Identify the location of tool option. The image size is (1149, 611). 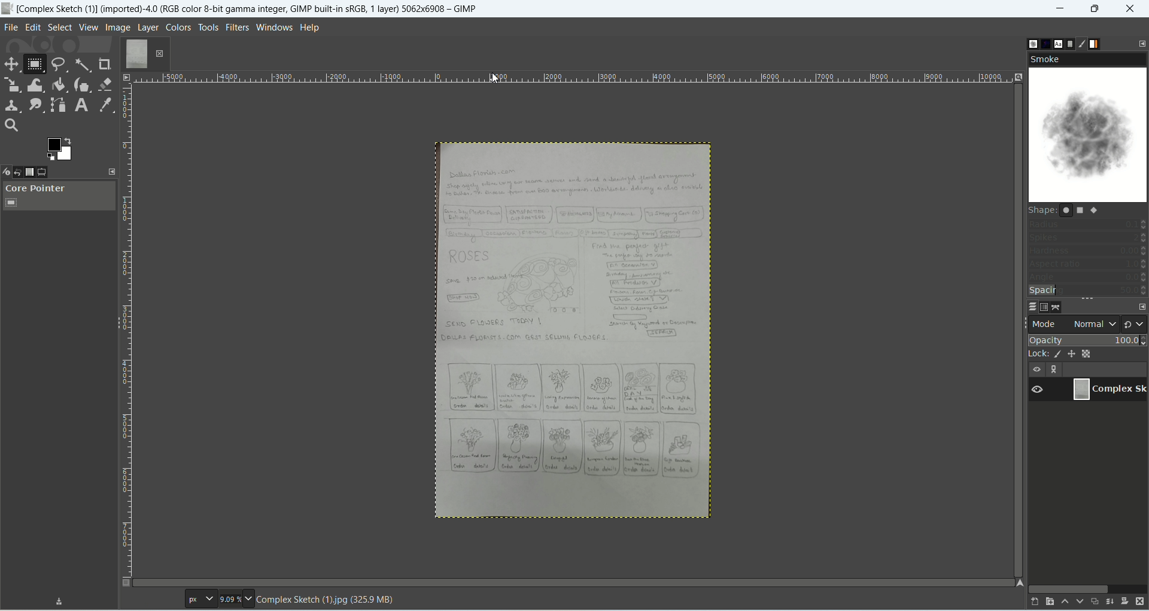
(41, 172).